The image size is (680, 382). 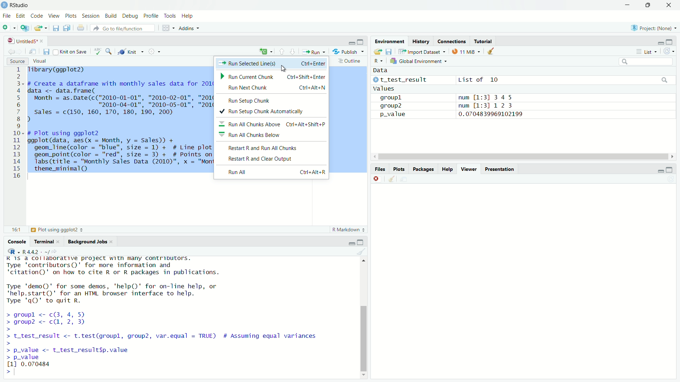 I want to click on Run Setup Chunk Automatically, so click(x=268, y=112).